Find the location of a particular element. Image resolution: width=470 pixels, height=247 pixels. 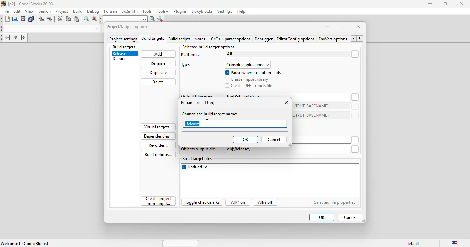

change the build target name is located at coordinates (212, 114).